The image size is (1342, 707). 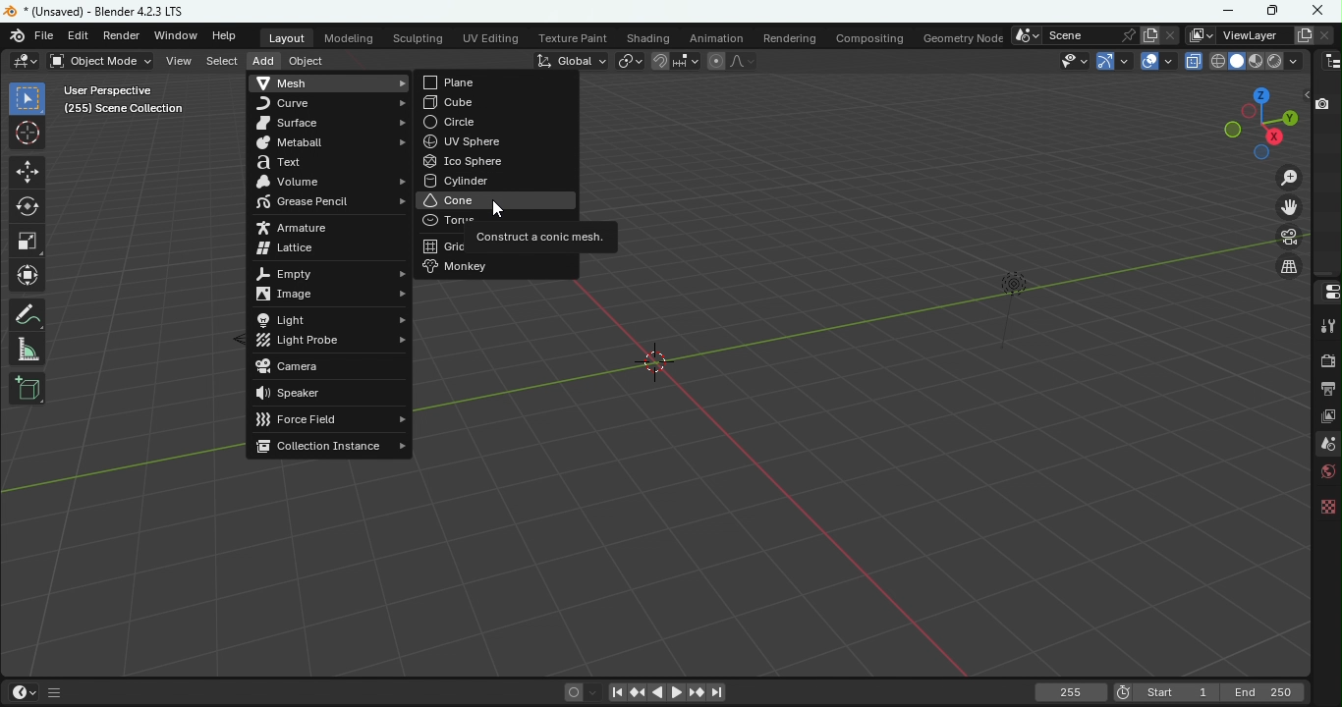 What do you see at coordinates (1261, 153) in the screenshot?
I see `Rotate the scene` at bounding box center [1261, 153].